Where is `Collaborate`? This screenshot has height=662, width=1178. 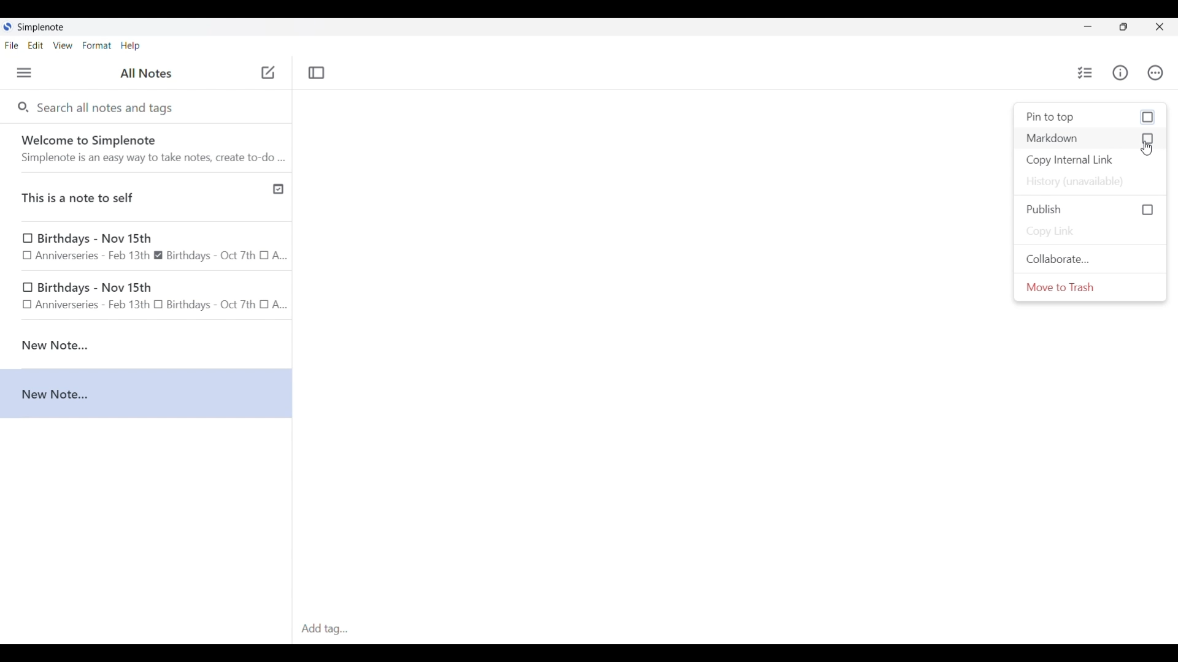
Collaborate is located at coordinates (1090, 259).